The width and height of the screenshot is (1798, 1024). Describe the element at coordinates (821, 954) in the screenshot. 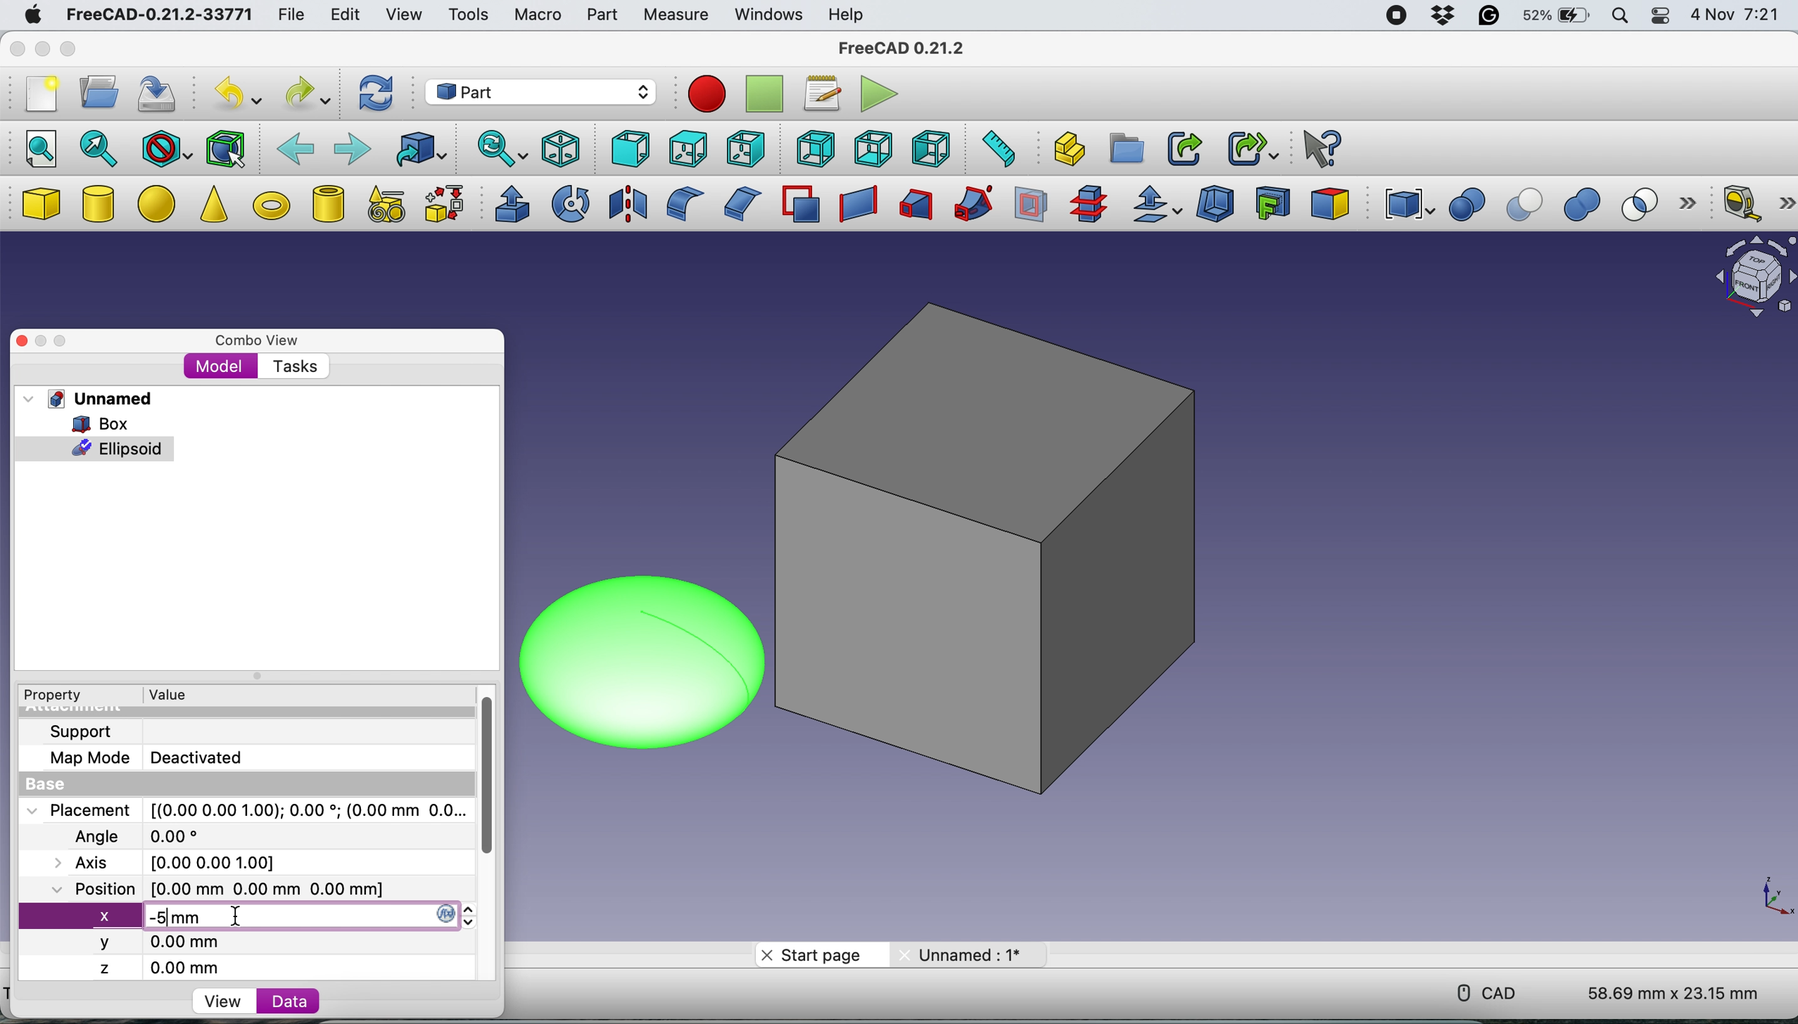

I see `start page` at that location.